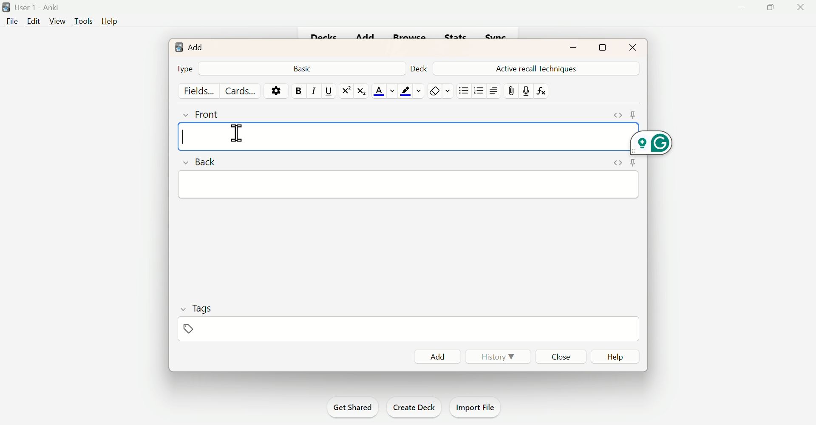 This screenshot has height=425, width=816. What do you see at coordinates (410, 90) in the screenshot?
I see `Text Highlighting Color` at bounding box center [410, 90].